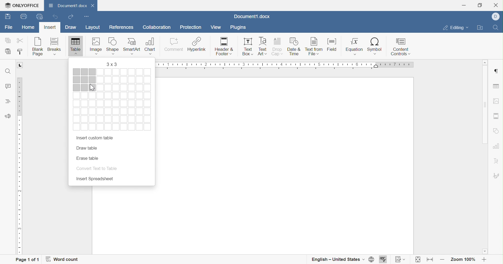  I want to click on File, so click(9, 28).